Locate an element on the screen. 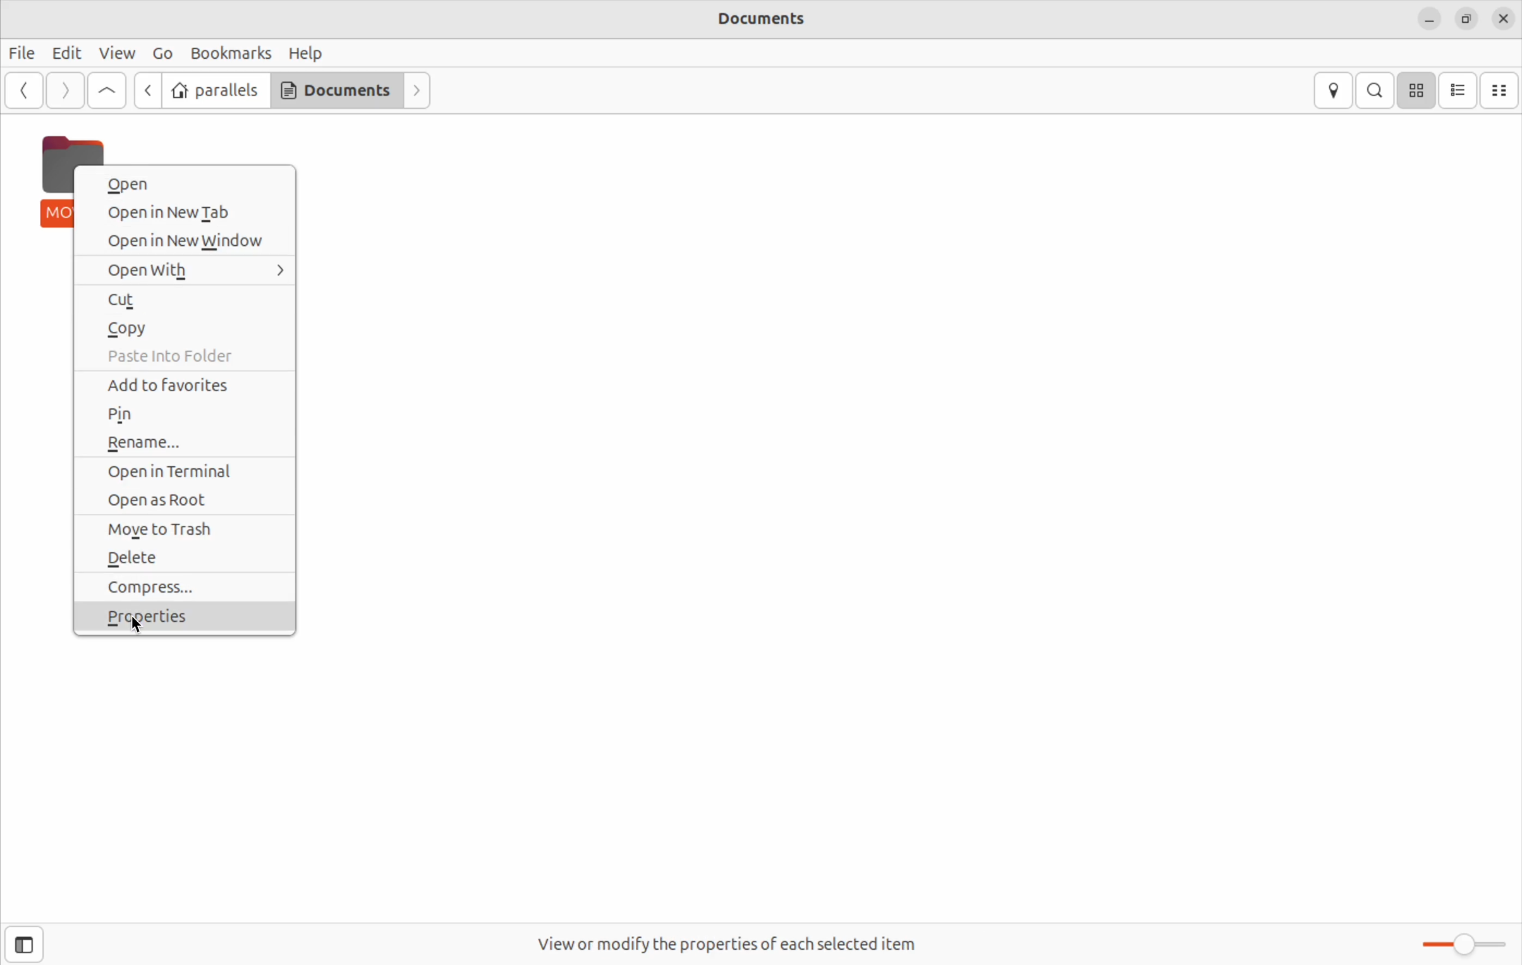 The width and height of the screenshot is (1522, 965). resize is located at coordinates (1468, 20).